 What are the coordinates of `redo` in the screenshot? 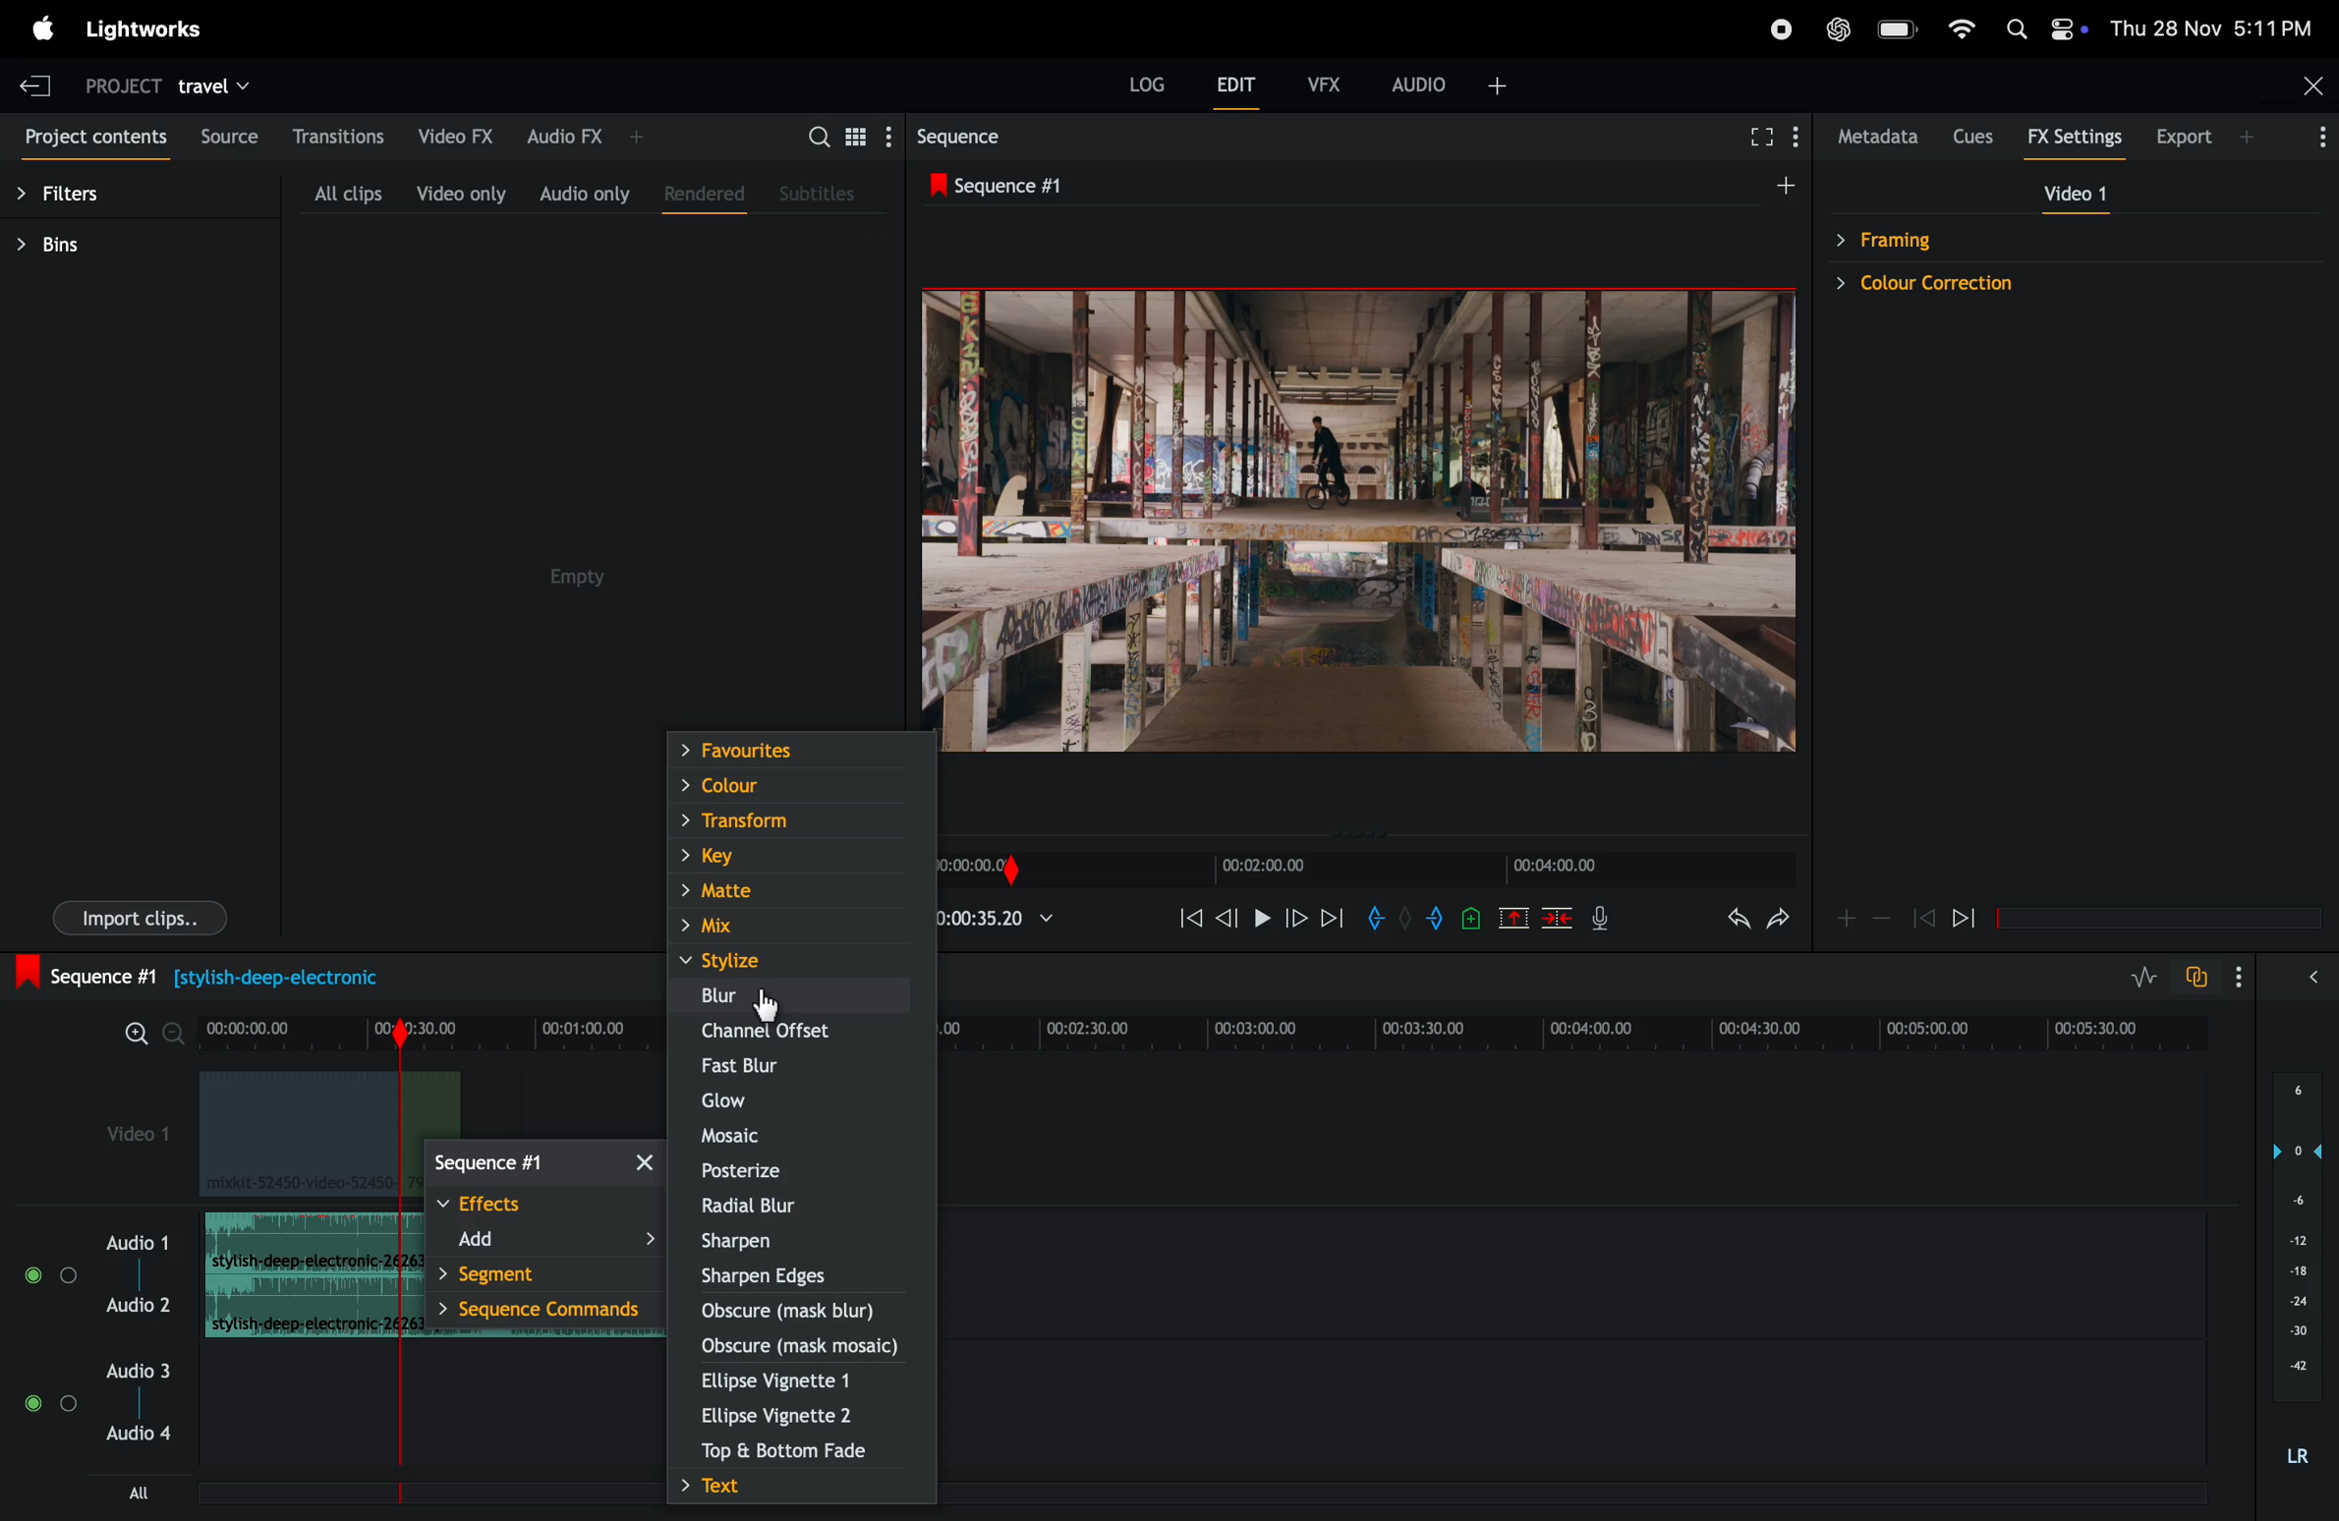 It's located at (1780, 925).